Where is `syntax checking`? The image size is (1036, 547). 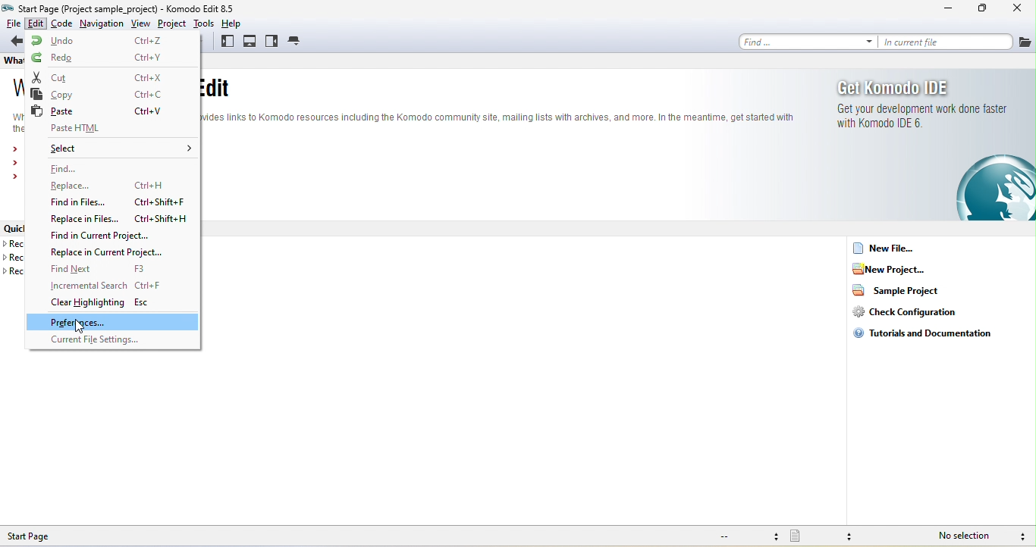
syntax checking is located at coordinates (1021, 536).